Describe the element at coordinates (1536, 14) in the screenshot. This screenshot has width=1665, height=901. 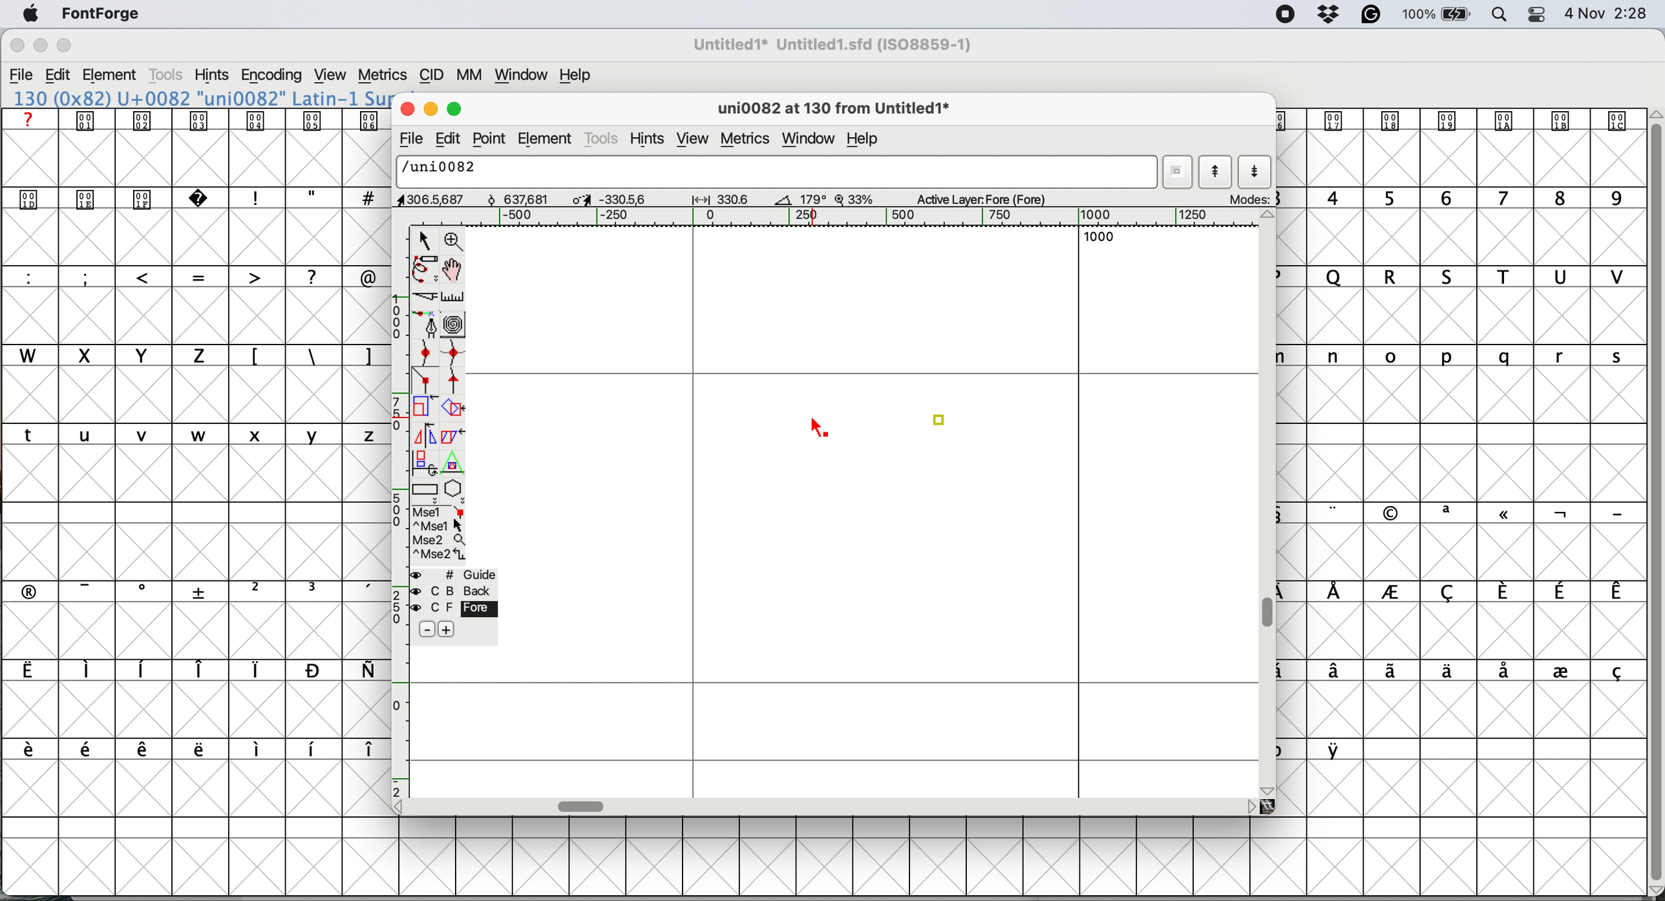
I see `control center` at that location.